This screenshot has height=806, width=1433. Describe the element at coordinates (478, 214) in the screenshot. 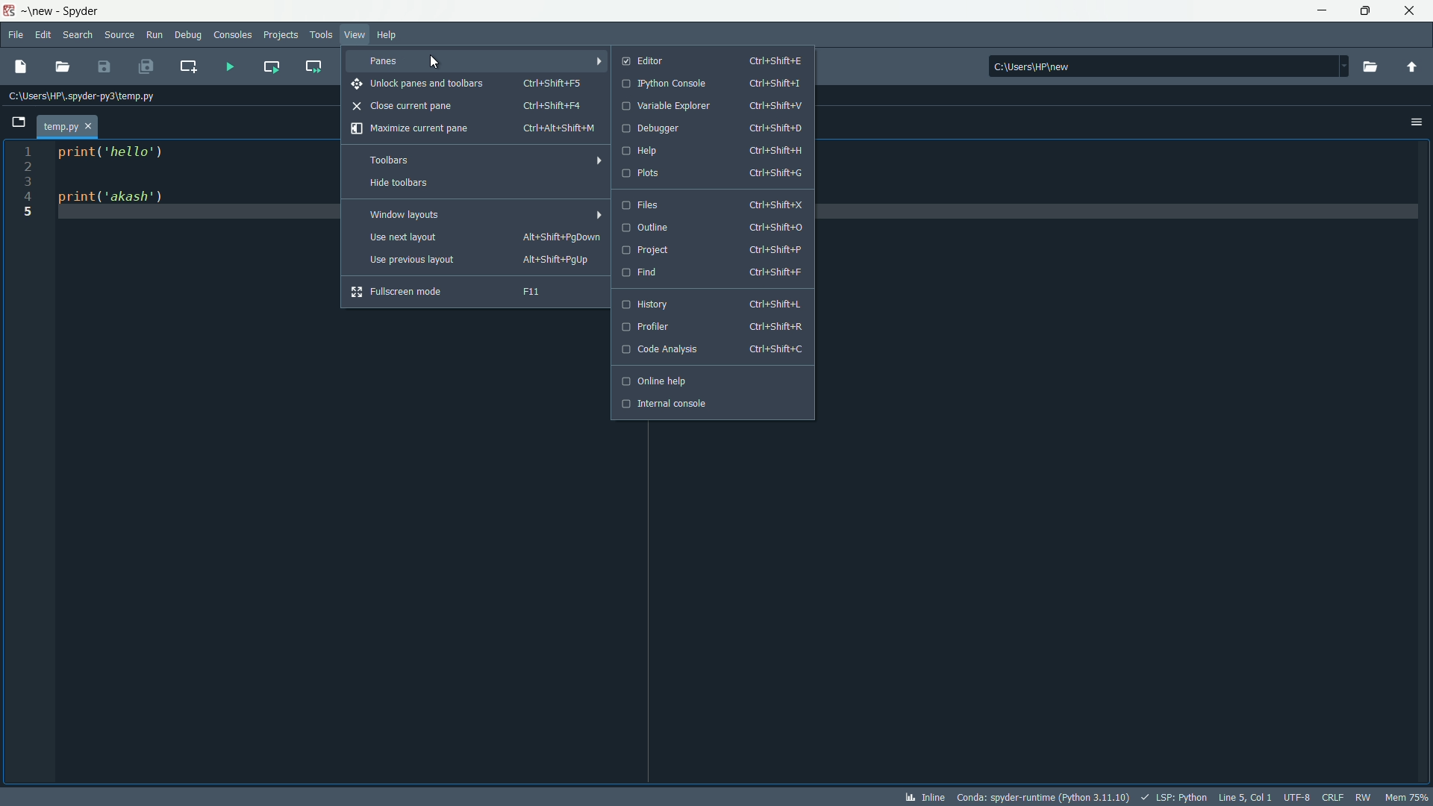

I see `window layouts` at that location.